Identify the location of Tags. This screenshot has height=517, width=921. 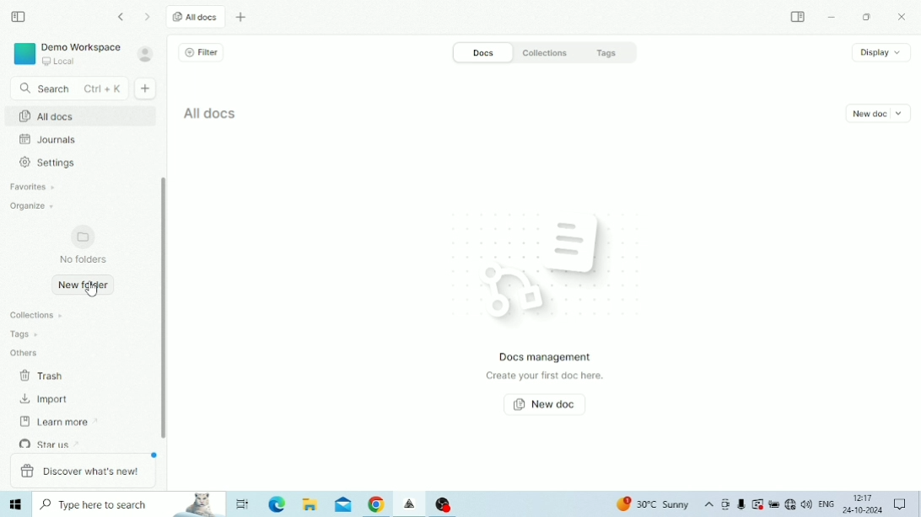
(26, 333).